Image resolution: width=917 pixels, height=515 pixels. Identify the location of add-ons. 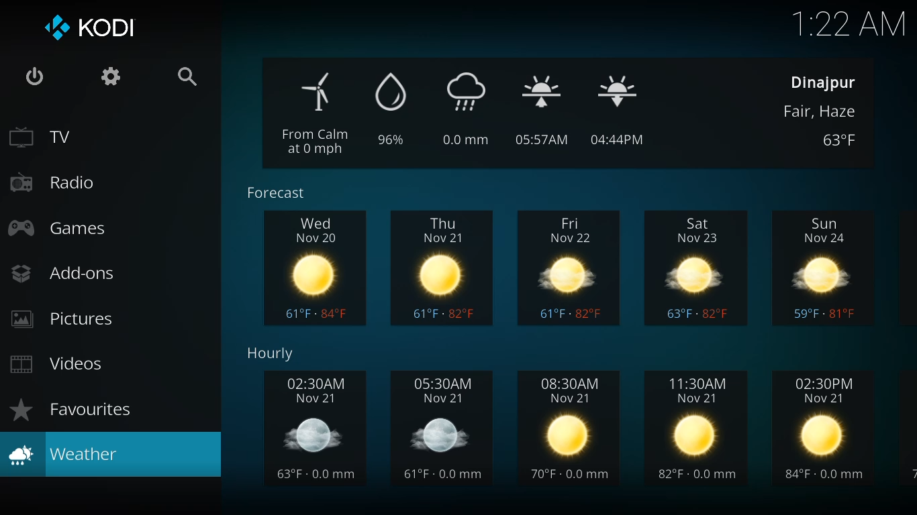
(63, 273).